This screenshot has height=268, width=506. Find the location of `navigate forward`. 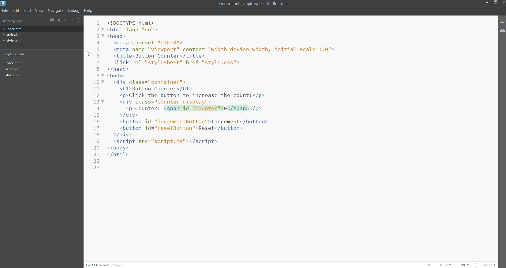

navigate forward is located at coordinates (66, 20).